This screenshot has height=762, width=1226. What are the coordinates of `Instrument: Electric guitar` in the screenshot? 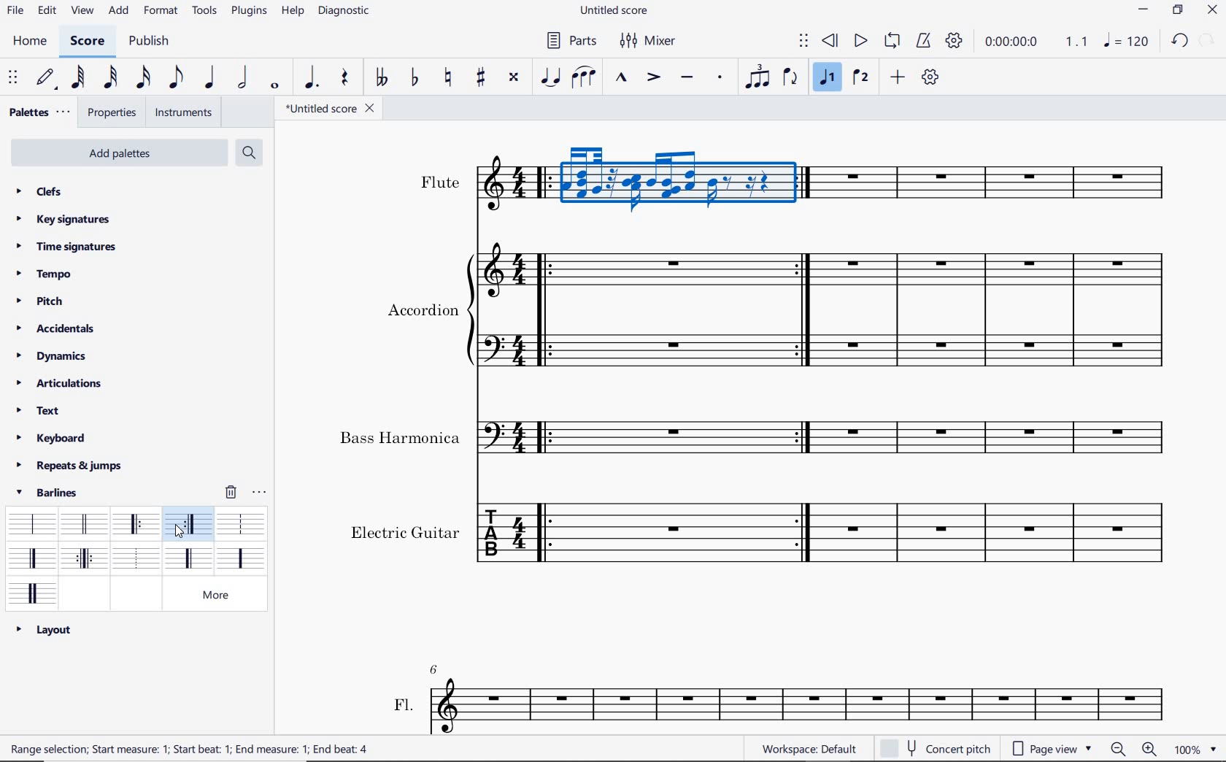 It's located at (674, 177).